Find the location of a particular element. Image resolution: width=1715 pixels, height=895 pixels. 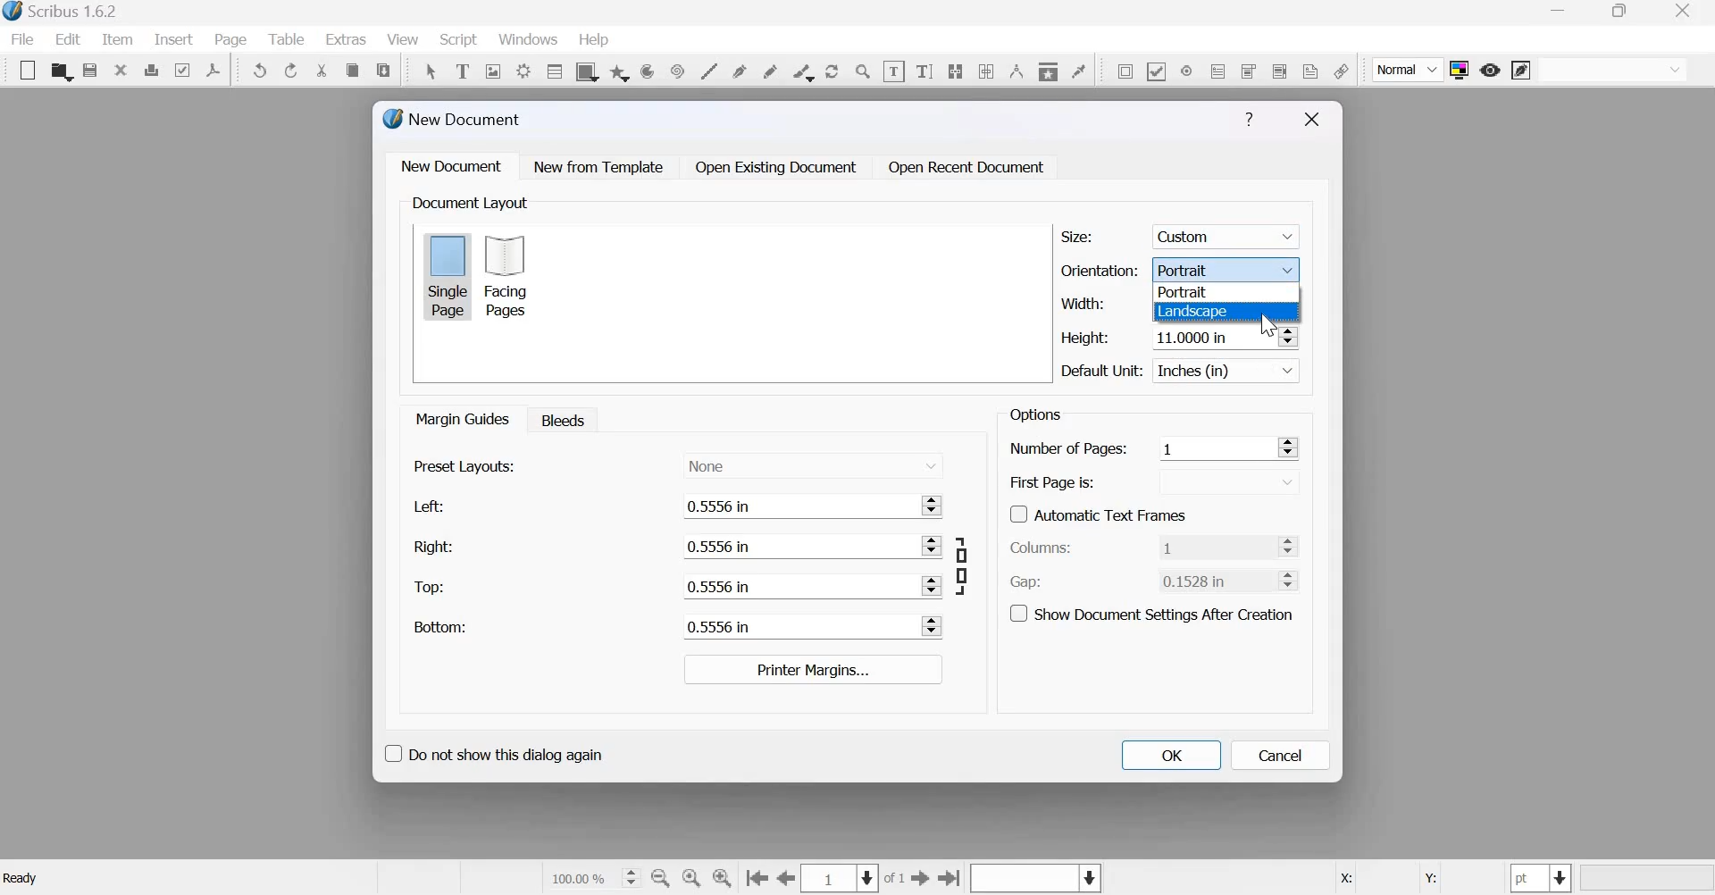

windows is located at coordinates (528, 41).